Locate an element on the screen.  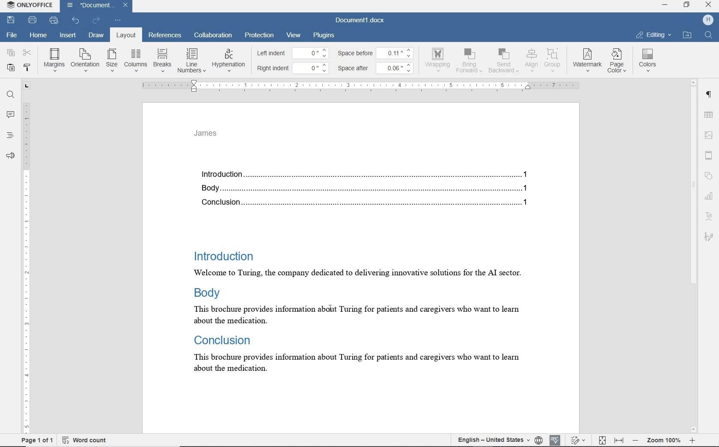
feedback & support is located at coordinates (10, 156).